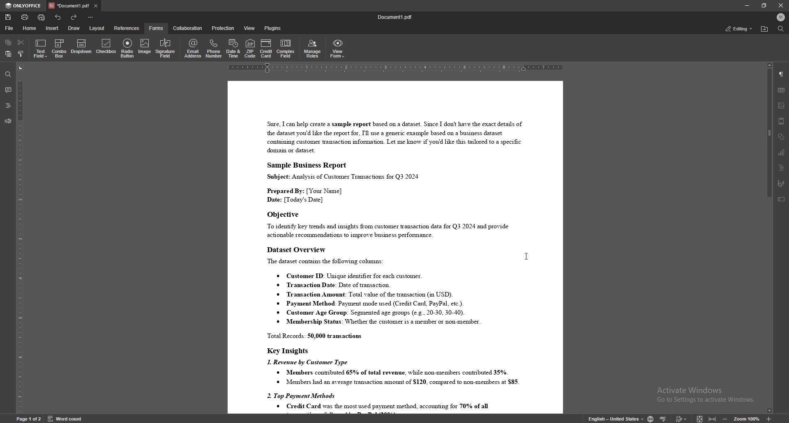 Image resolution: width=789 pixels, height=423 pixels. Describe the element at coordinates (41, 48) in the screenshot. I see `text field` at that location.